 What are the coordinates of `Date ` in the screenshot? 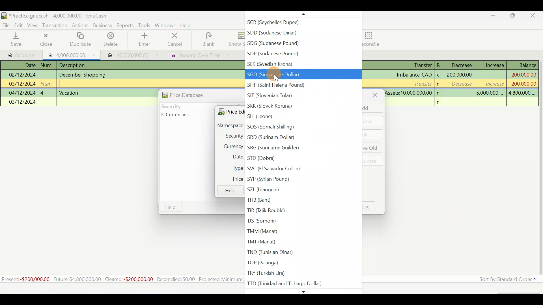 It's located at (26, 65).